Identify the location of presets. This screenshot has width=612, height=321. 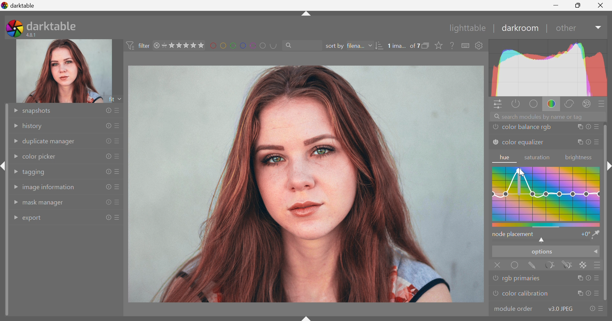
(120, 217).